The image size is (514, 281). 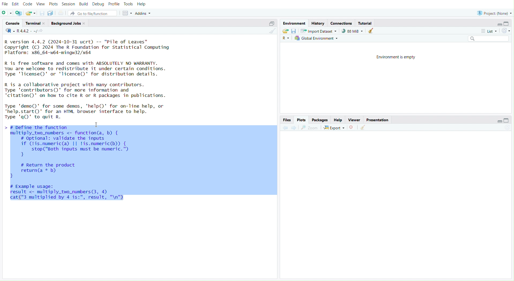 I want to click on Plots, so click(x=301, y=120).